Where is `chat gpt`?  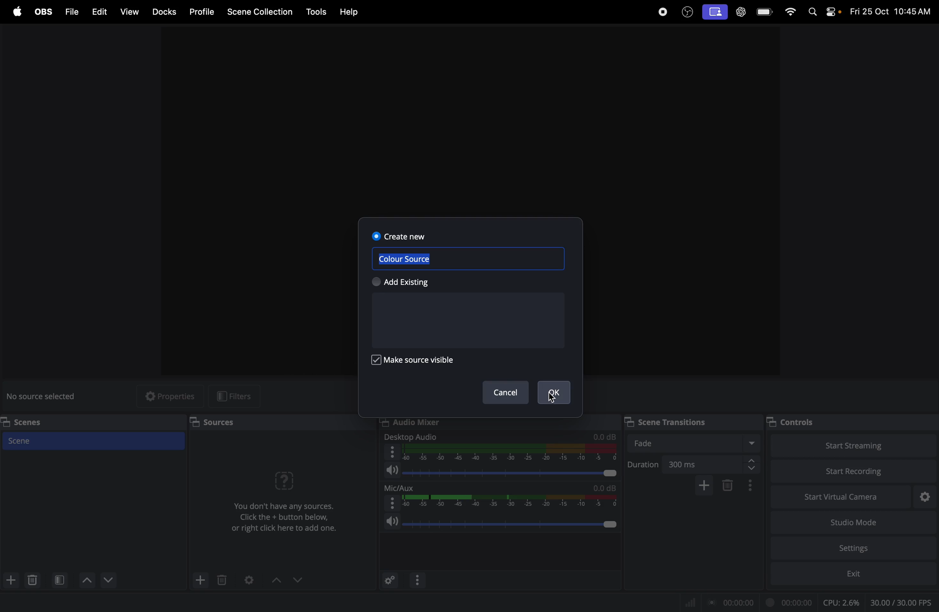
chat gpt is located at coordinates (740, 13).